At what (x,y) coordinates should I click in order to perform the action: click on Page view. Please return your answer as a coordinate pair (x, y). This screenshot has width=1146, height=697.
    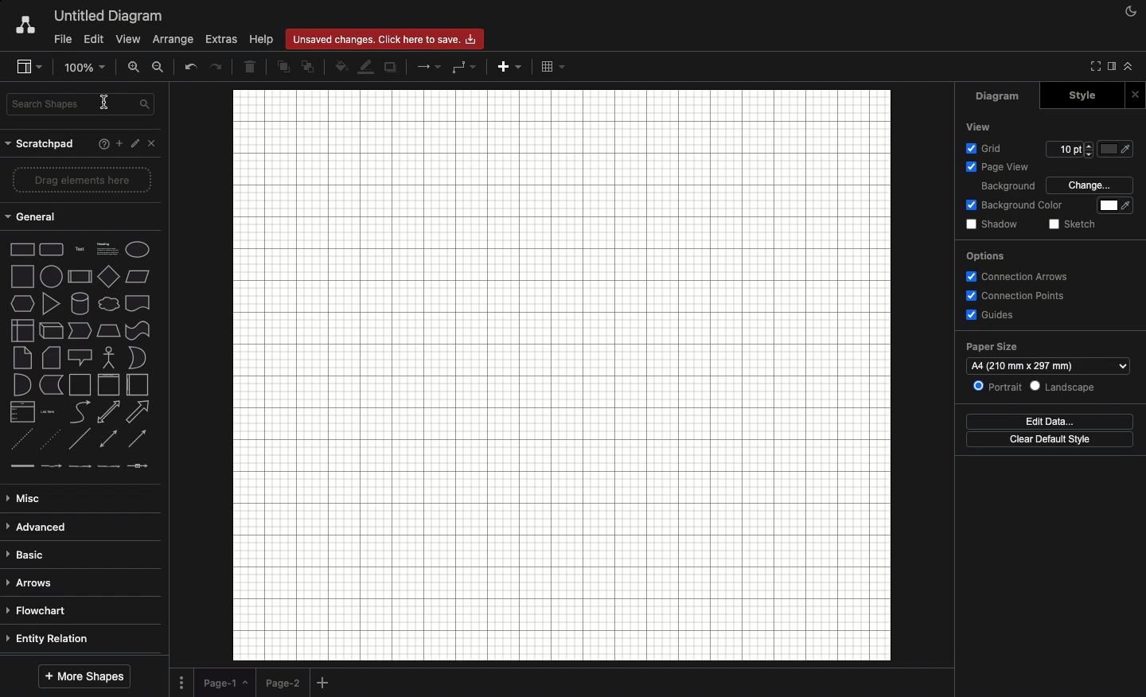
    Looking at the image, I should click on (996, 166).